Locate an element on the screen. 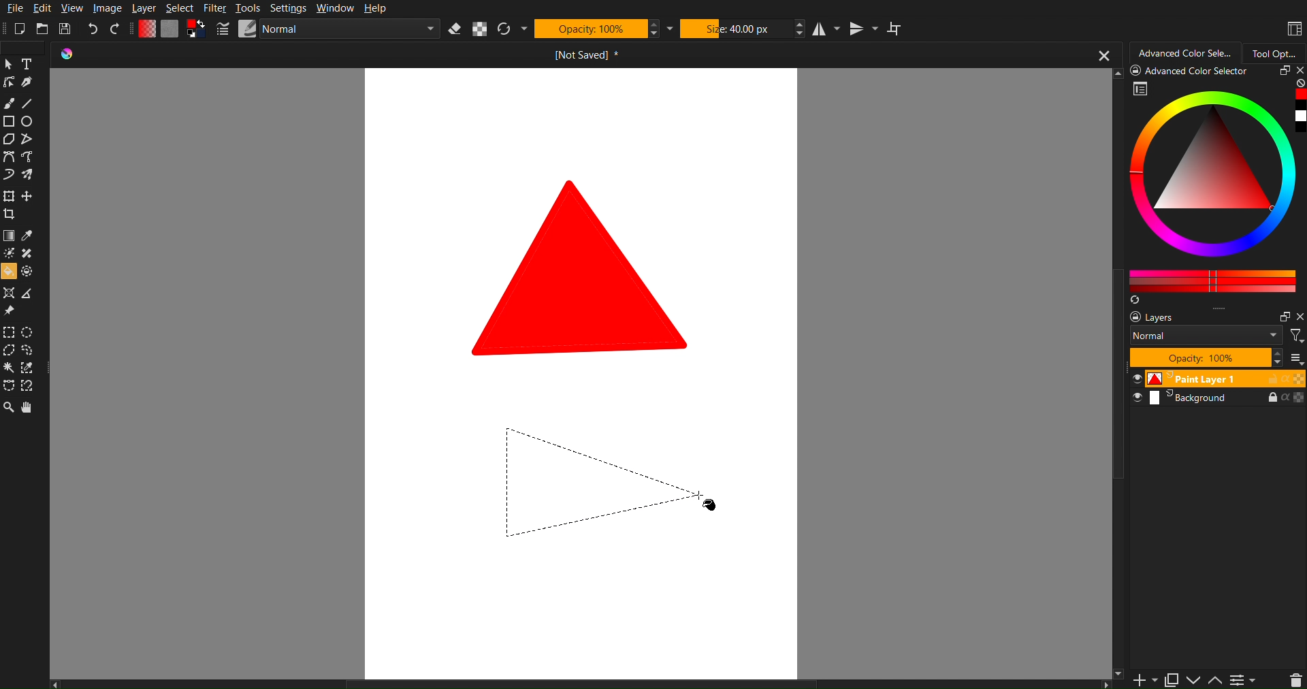 The image size is (1307, 689). Lineart Tools is located at coordinates (8, 82).